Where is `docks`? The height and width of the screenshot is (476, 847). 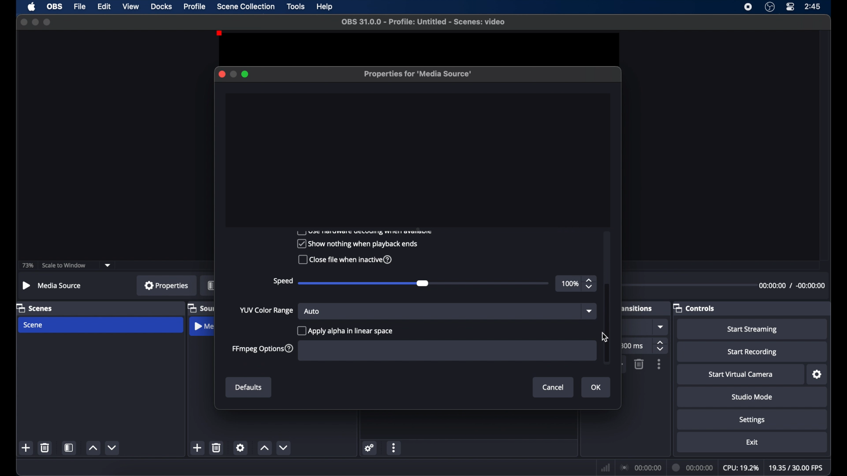 docks is located at coordinates (161, 6).